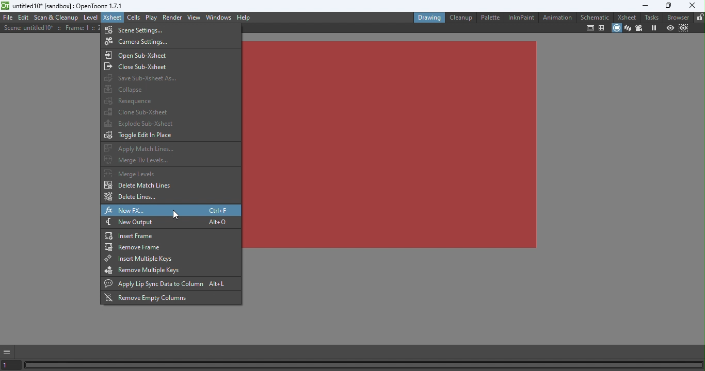 This screenshot has height=371, width=705. Describe the element at coordinates (133, 197) in the screenshot. I see `Delete lines` at that location.